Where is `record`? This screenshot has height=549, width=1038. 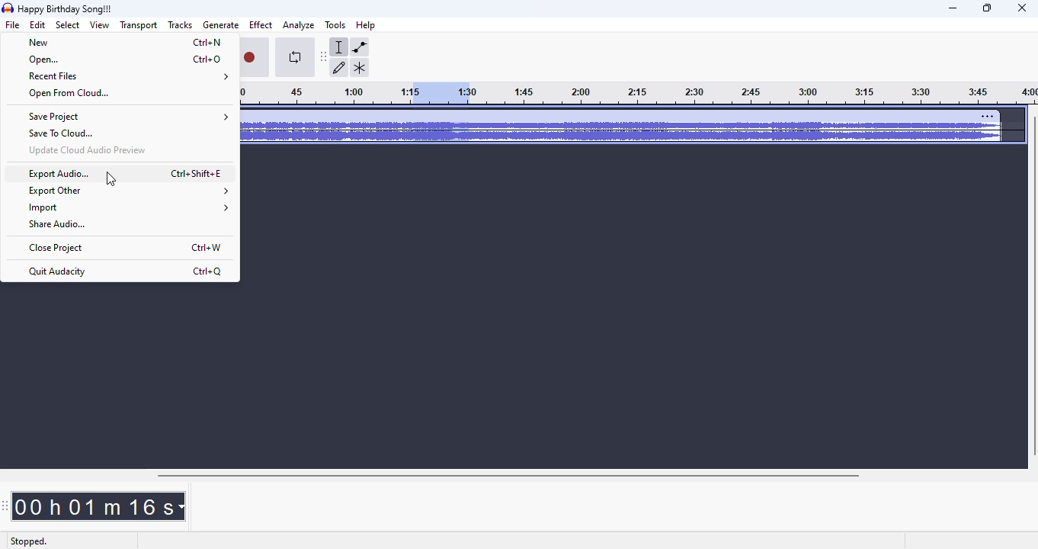
record is located at coordinates (250, 59).